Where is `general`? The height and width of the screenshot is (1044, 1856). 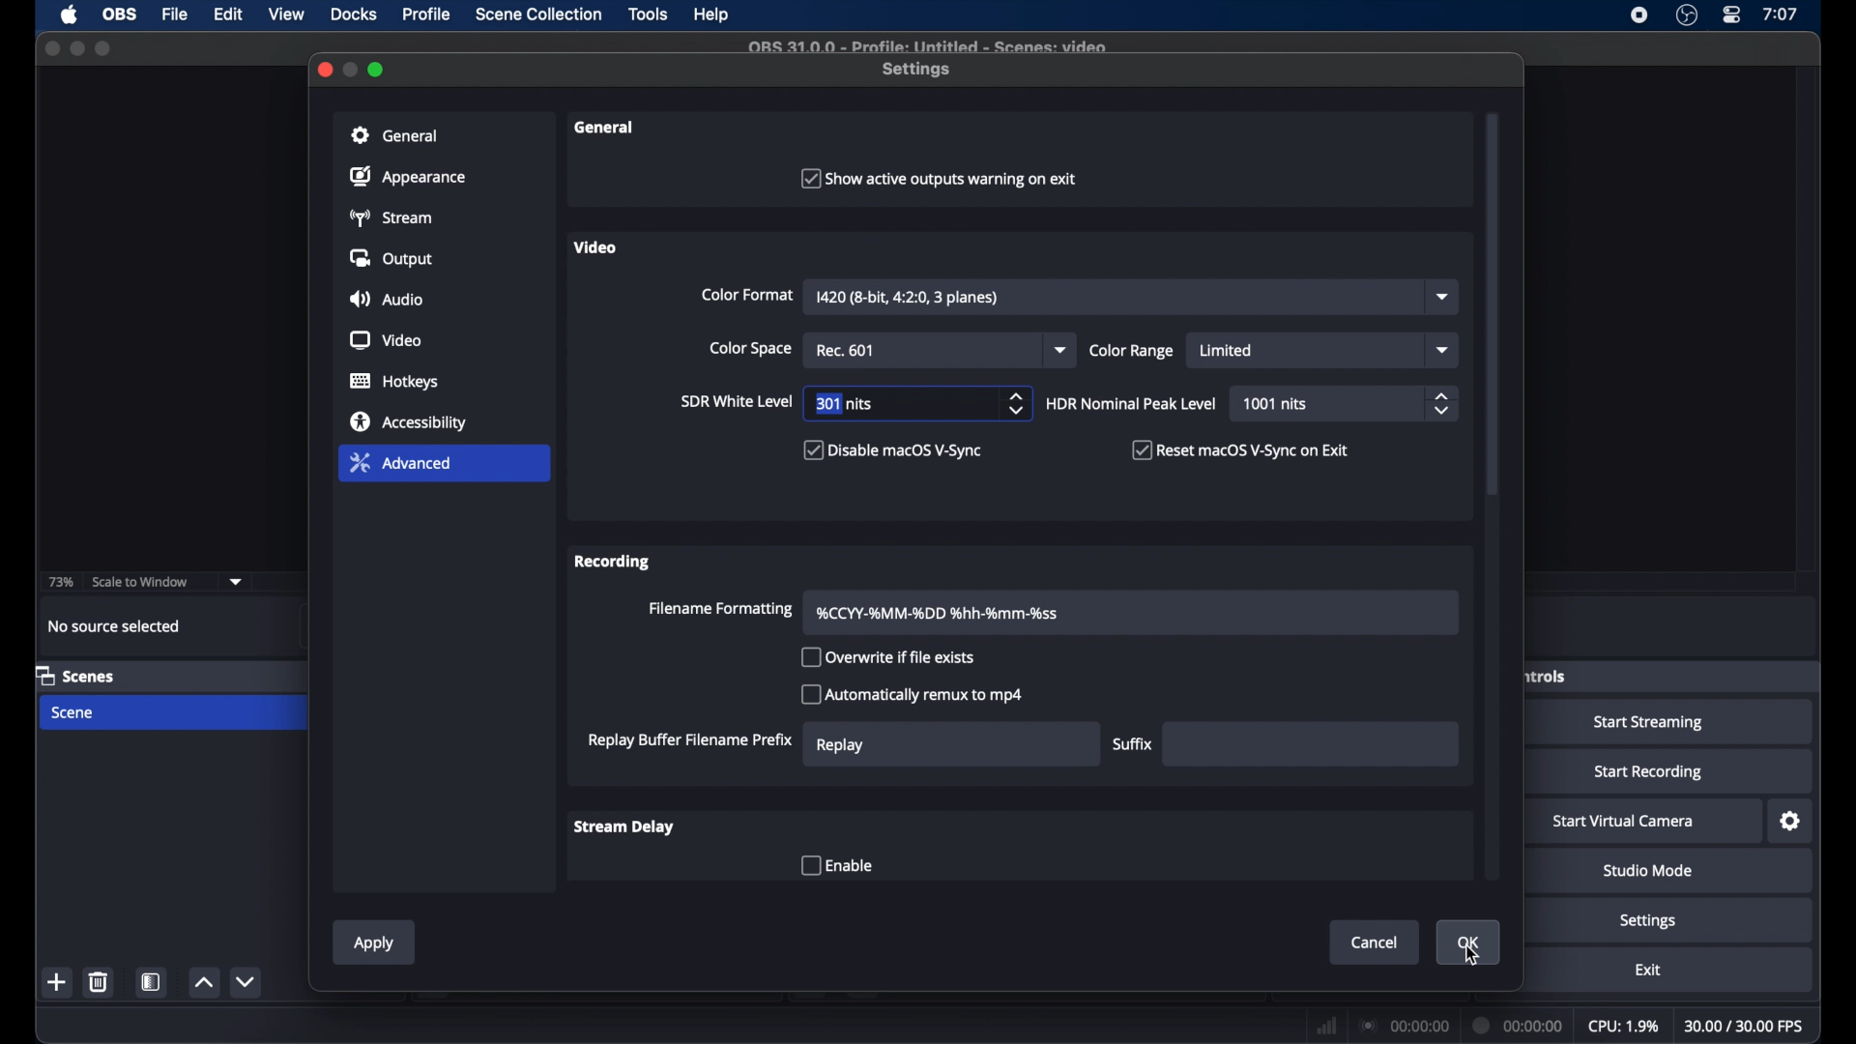 general is located at coordinates (607, 127).